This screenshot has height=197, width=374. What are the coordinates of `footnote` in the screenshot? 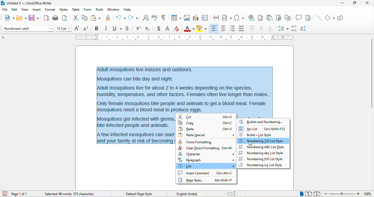 It's located at (261, 18).